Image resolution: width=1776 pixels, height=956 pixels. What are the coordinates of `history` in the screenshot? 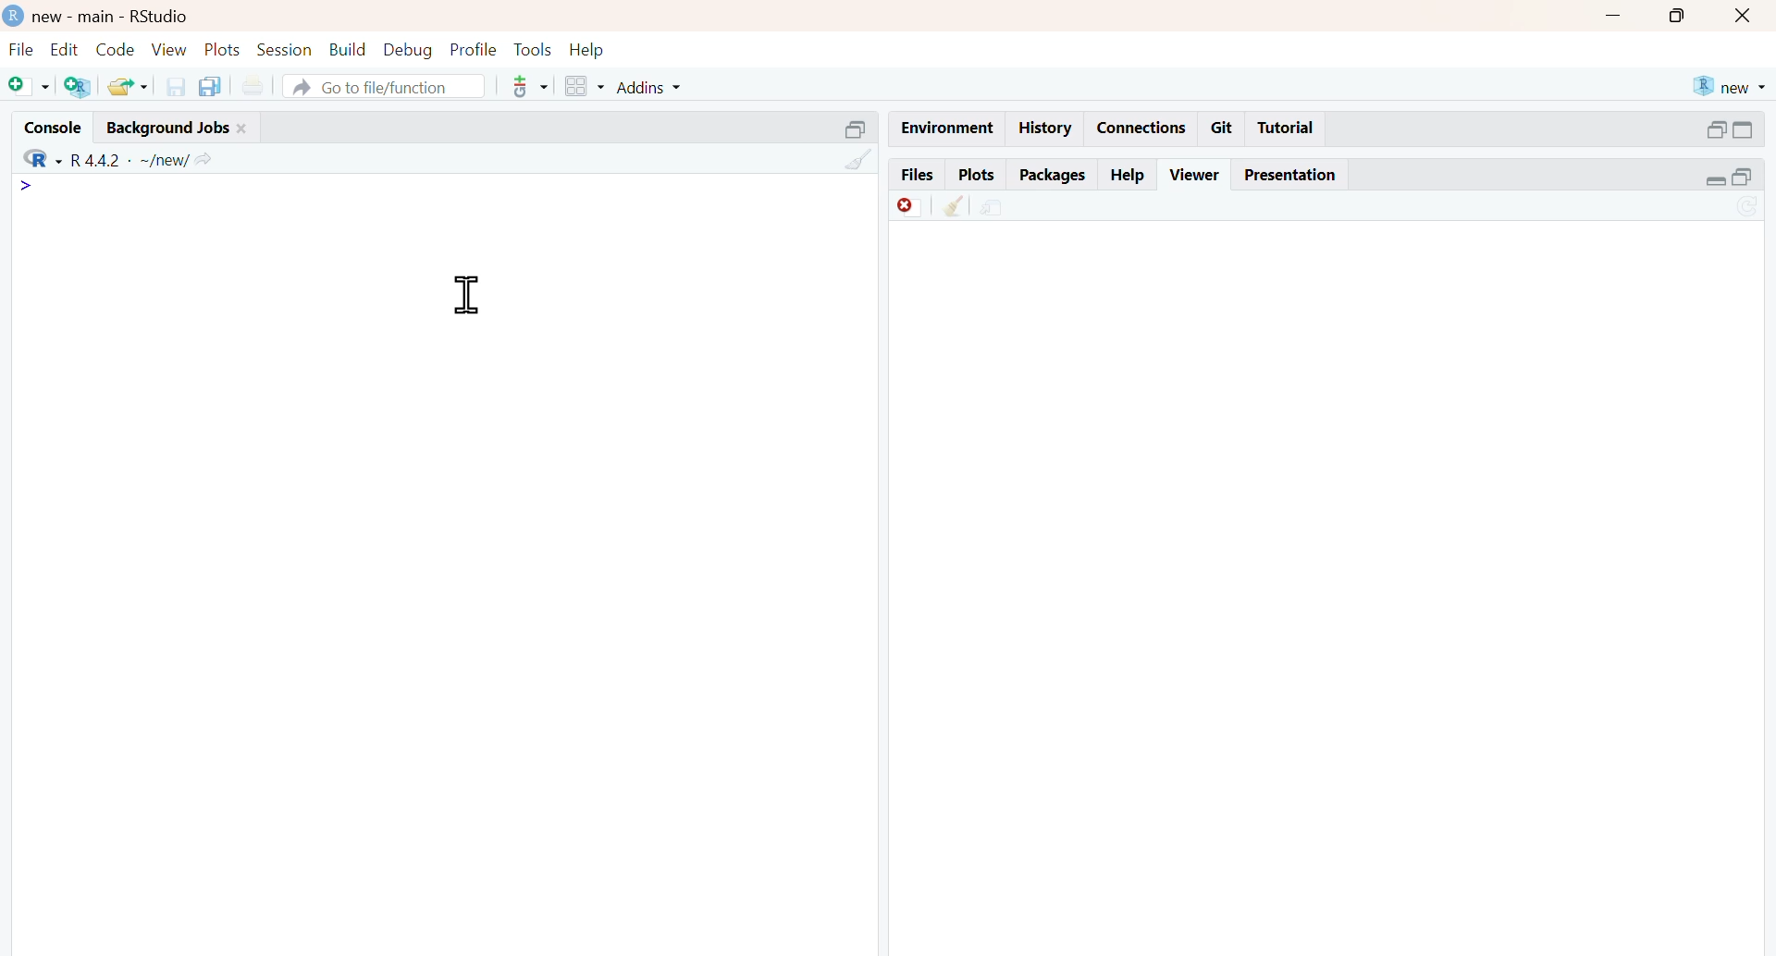 It's located at (1046, 128).